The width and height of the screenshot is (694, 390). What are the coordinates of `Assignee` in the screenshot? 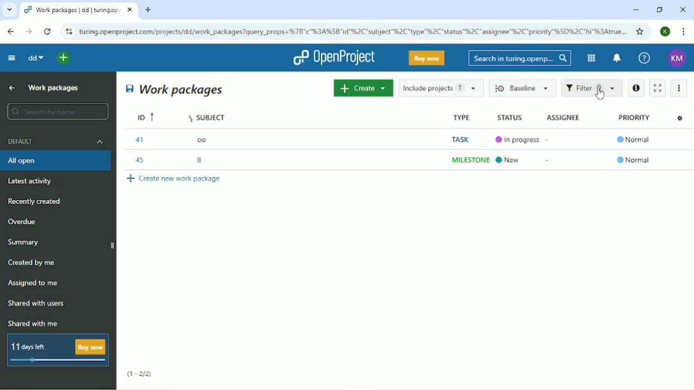 It's located at (563, 116).